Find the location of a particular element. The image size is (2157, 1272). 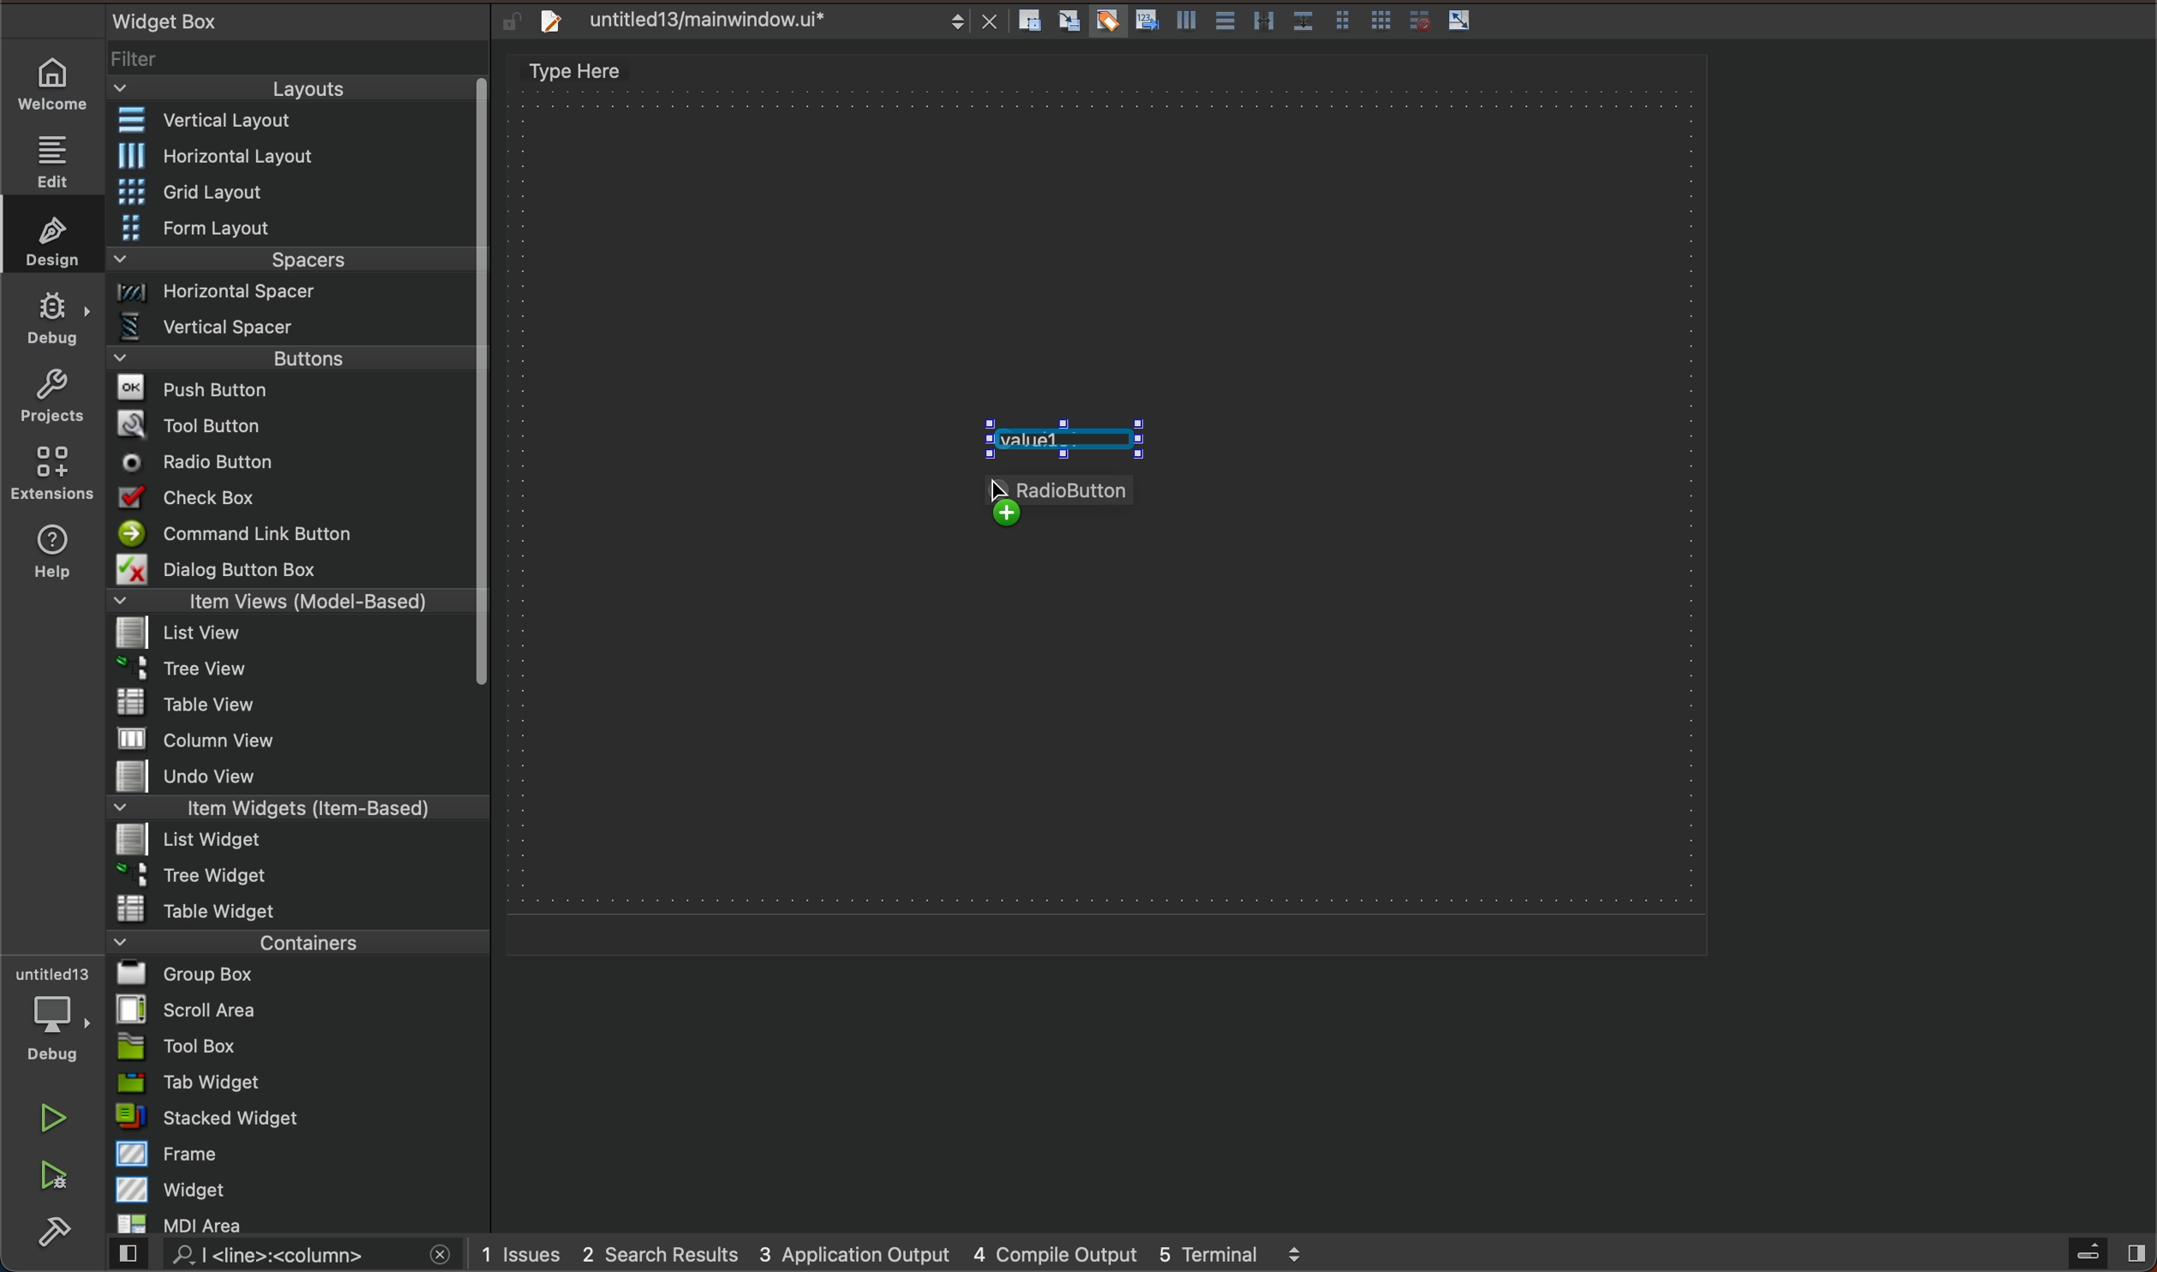

 is located at coordinates (294, 194).